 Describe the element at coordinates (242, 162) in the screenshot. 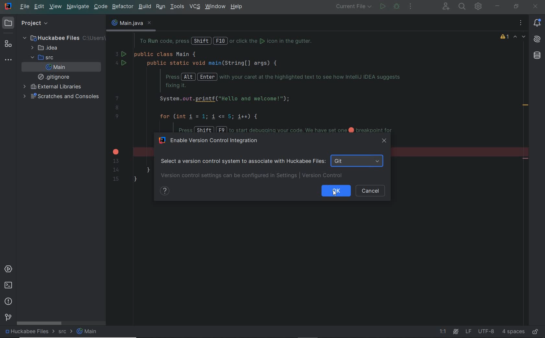

I see `select a version control system to associated with Huckabee Files` at that location.